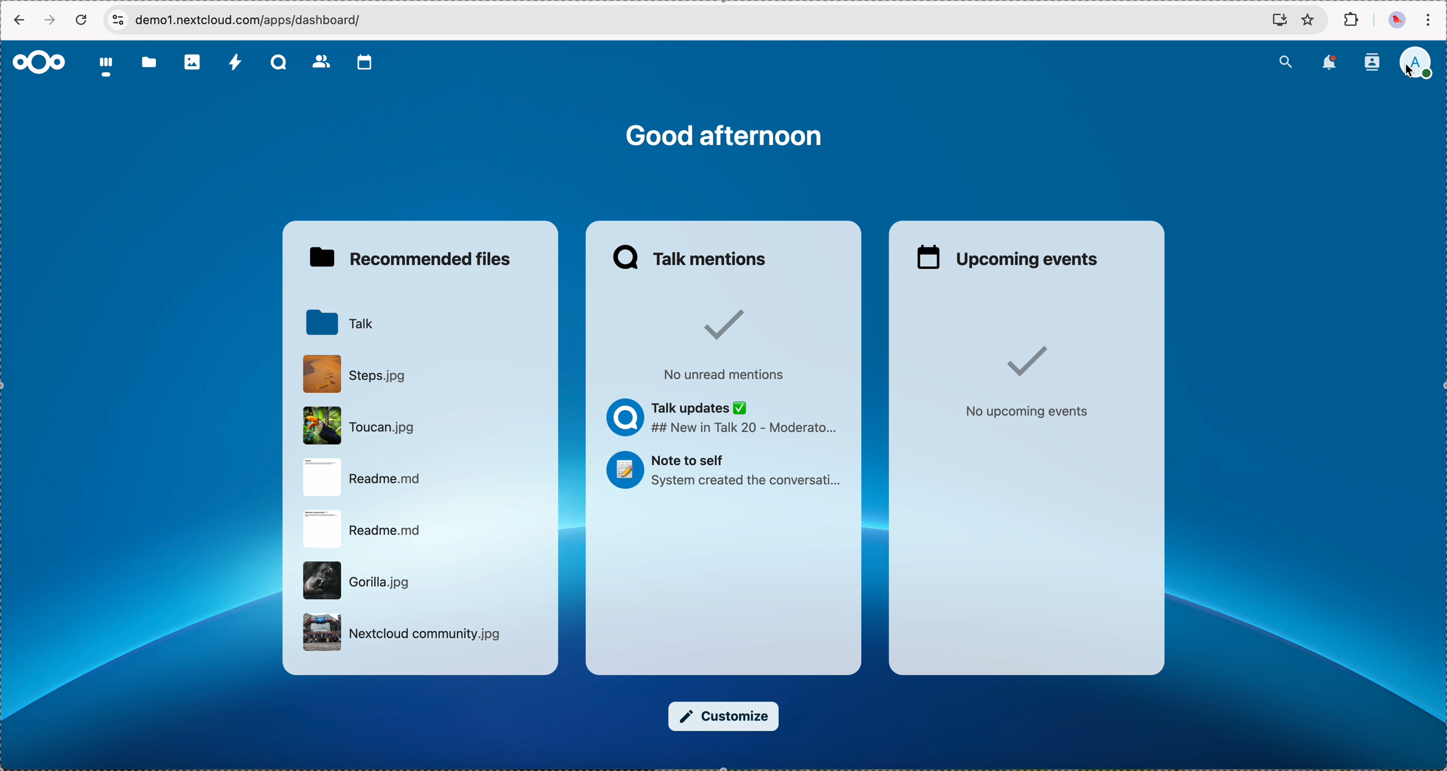 The height and width of the screenshot is (771, 1447). What do you see at coordinates (17, 22) in the screenshot?
I see `navigate back` at bounding box center [17, 22].